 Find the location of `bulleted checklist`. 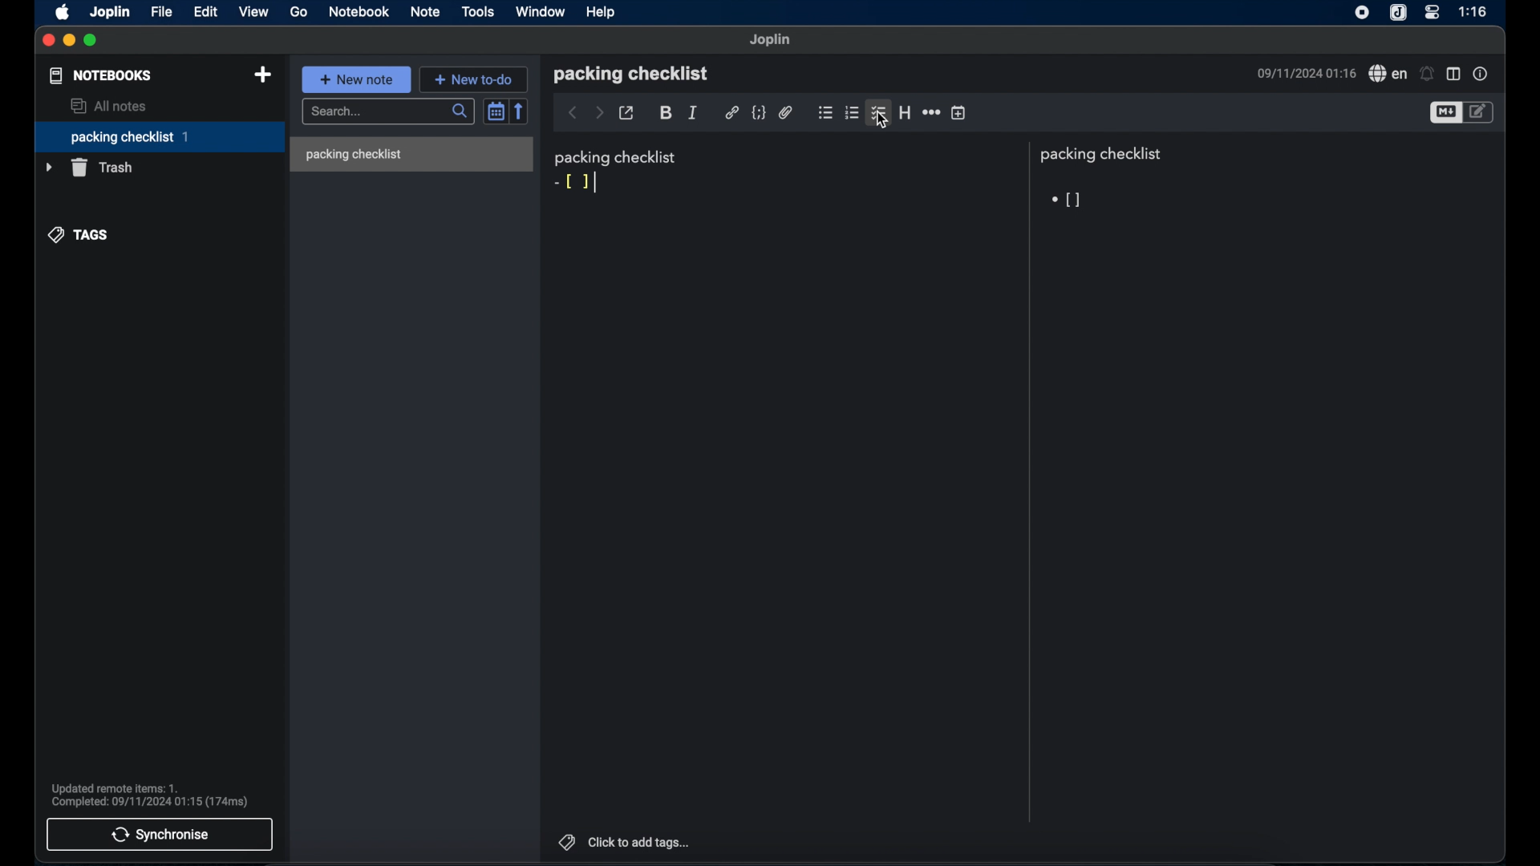

bulleted checklist is located at coordinates (825, 114).